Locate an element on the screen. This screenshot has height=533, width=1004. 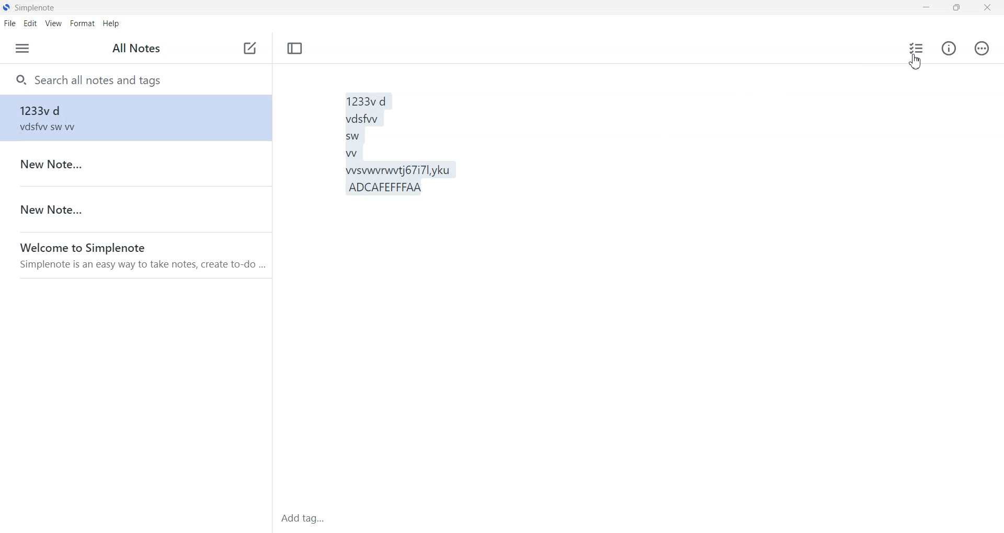
Maximize is located at coordinates (955, 8).